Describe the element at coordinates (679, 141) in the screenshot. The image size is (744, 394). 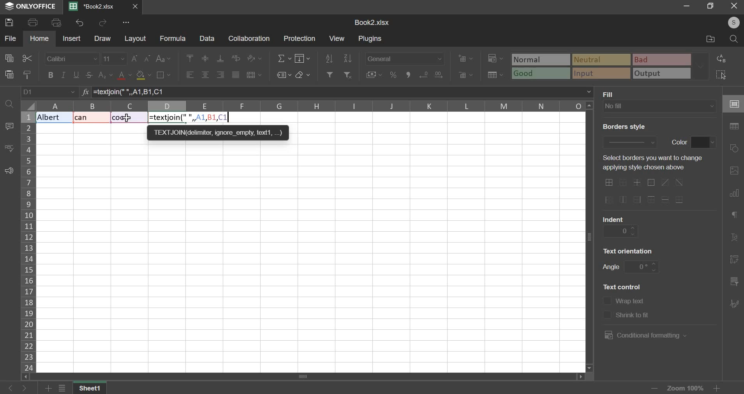
I see `text` at that location.